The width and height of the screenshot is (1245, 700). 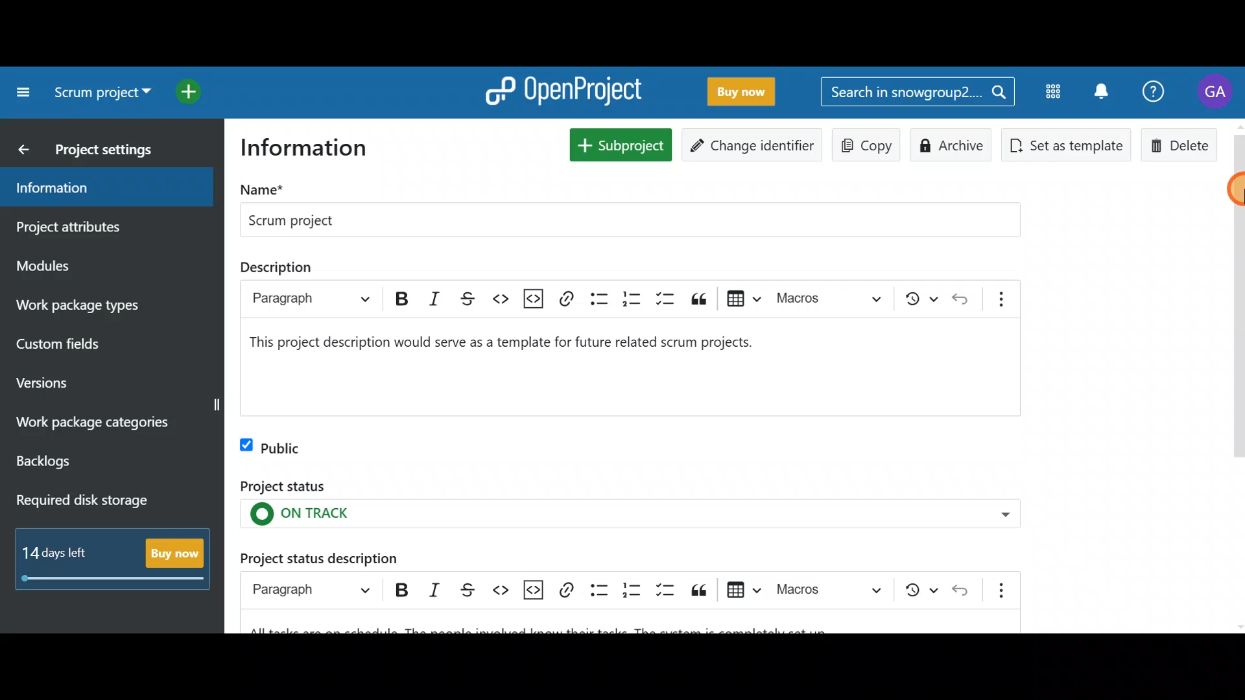 What do you see at coordinates (866, 144) in the screenshot?
I see `Copy` at bounding box center [866, 144].